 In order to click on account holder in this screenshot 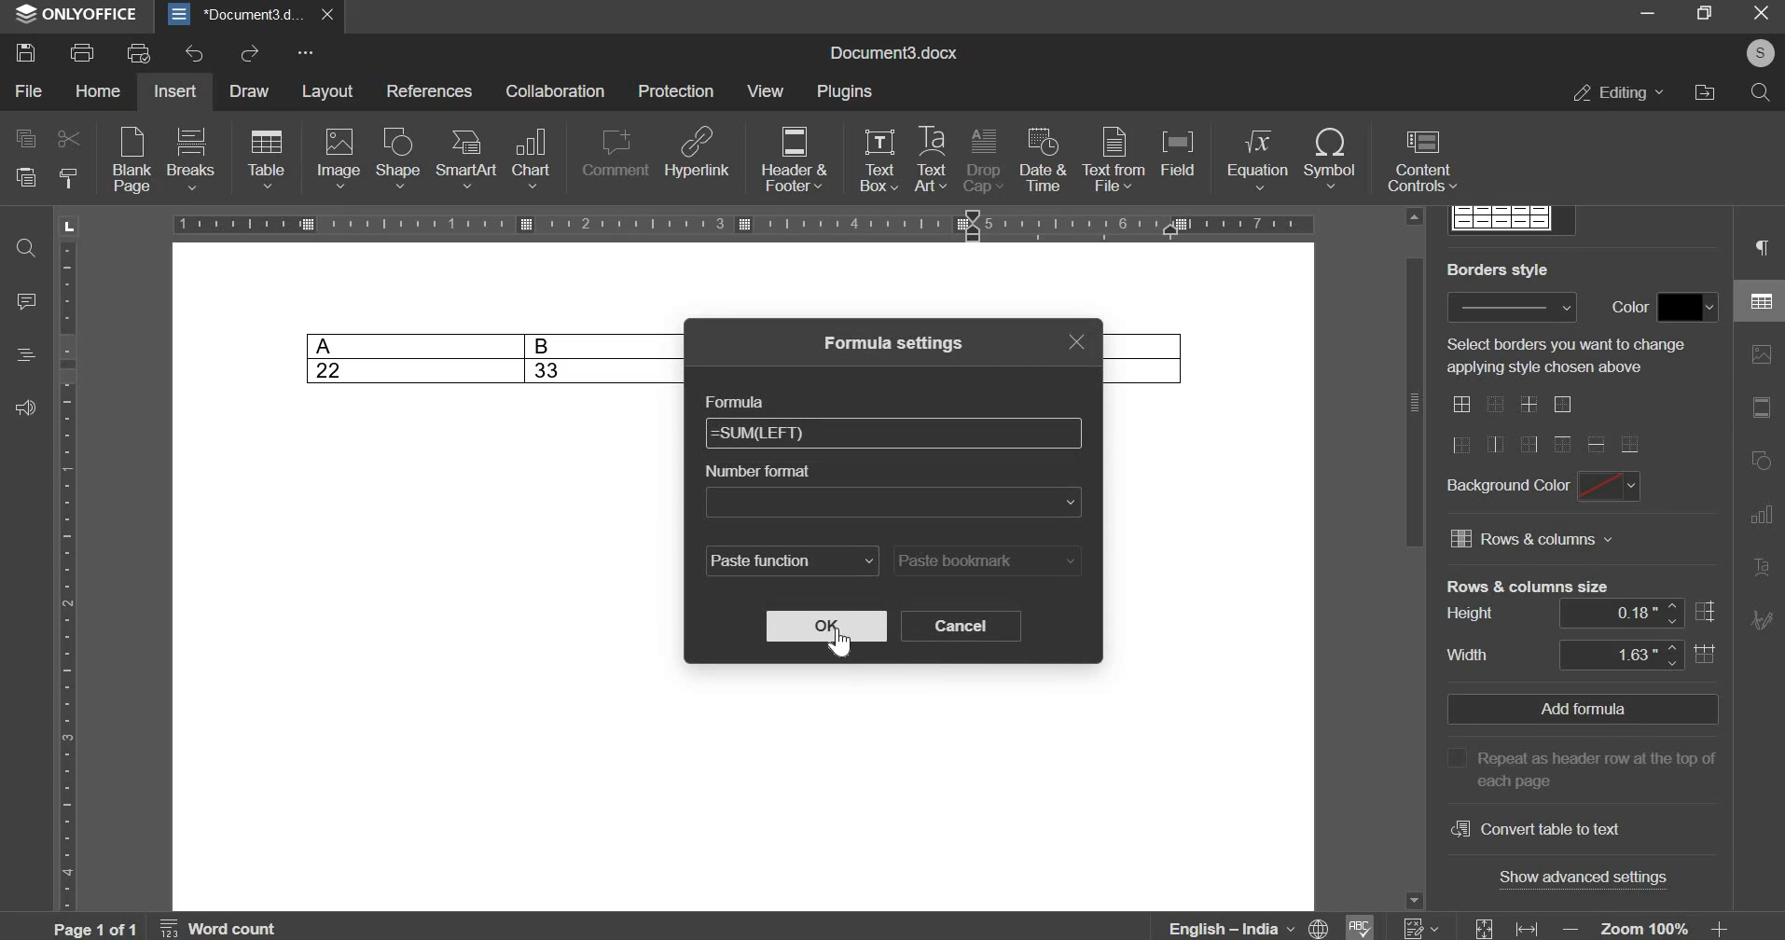, I will do `click(1761, 53)`.